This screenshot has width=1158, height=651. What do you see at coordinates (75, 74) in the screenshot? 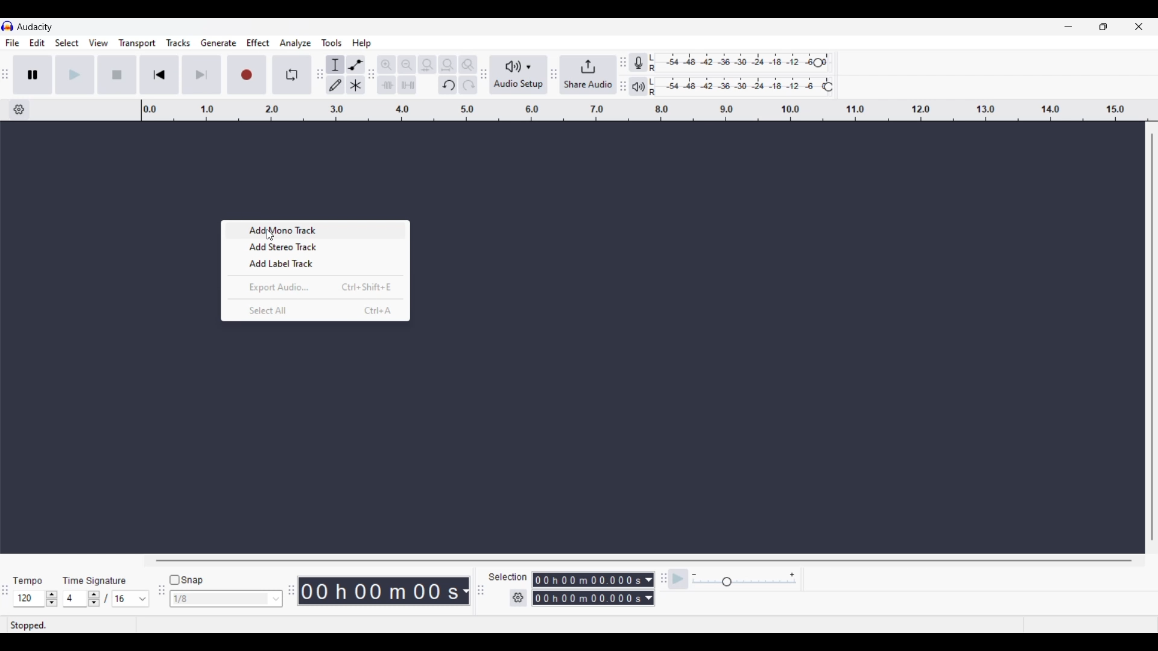
I see `Play/Play once` at bounding box center [75, 74].